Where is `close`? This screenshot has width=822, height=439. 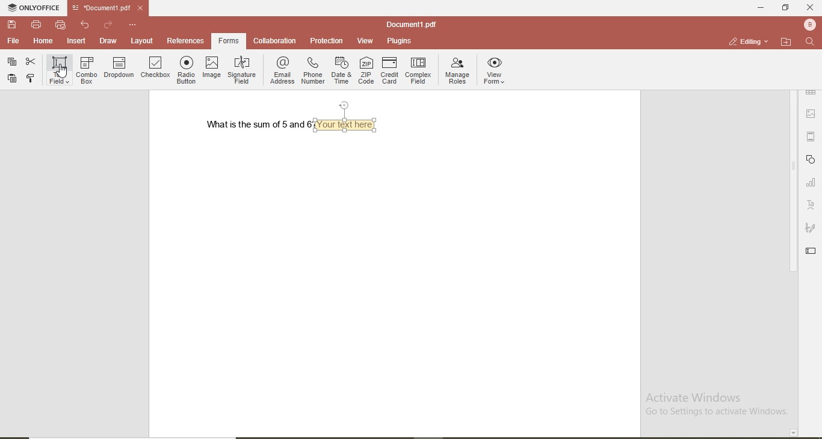
close is located at coordinates (142, 8).